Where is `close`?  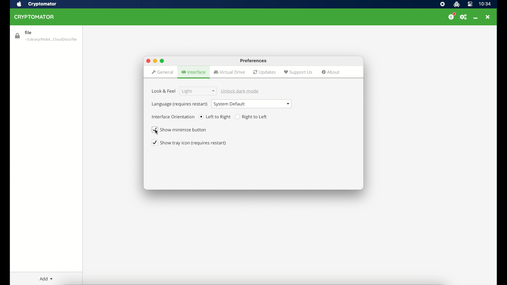 close is located at coordinates (488, 17).